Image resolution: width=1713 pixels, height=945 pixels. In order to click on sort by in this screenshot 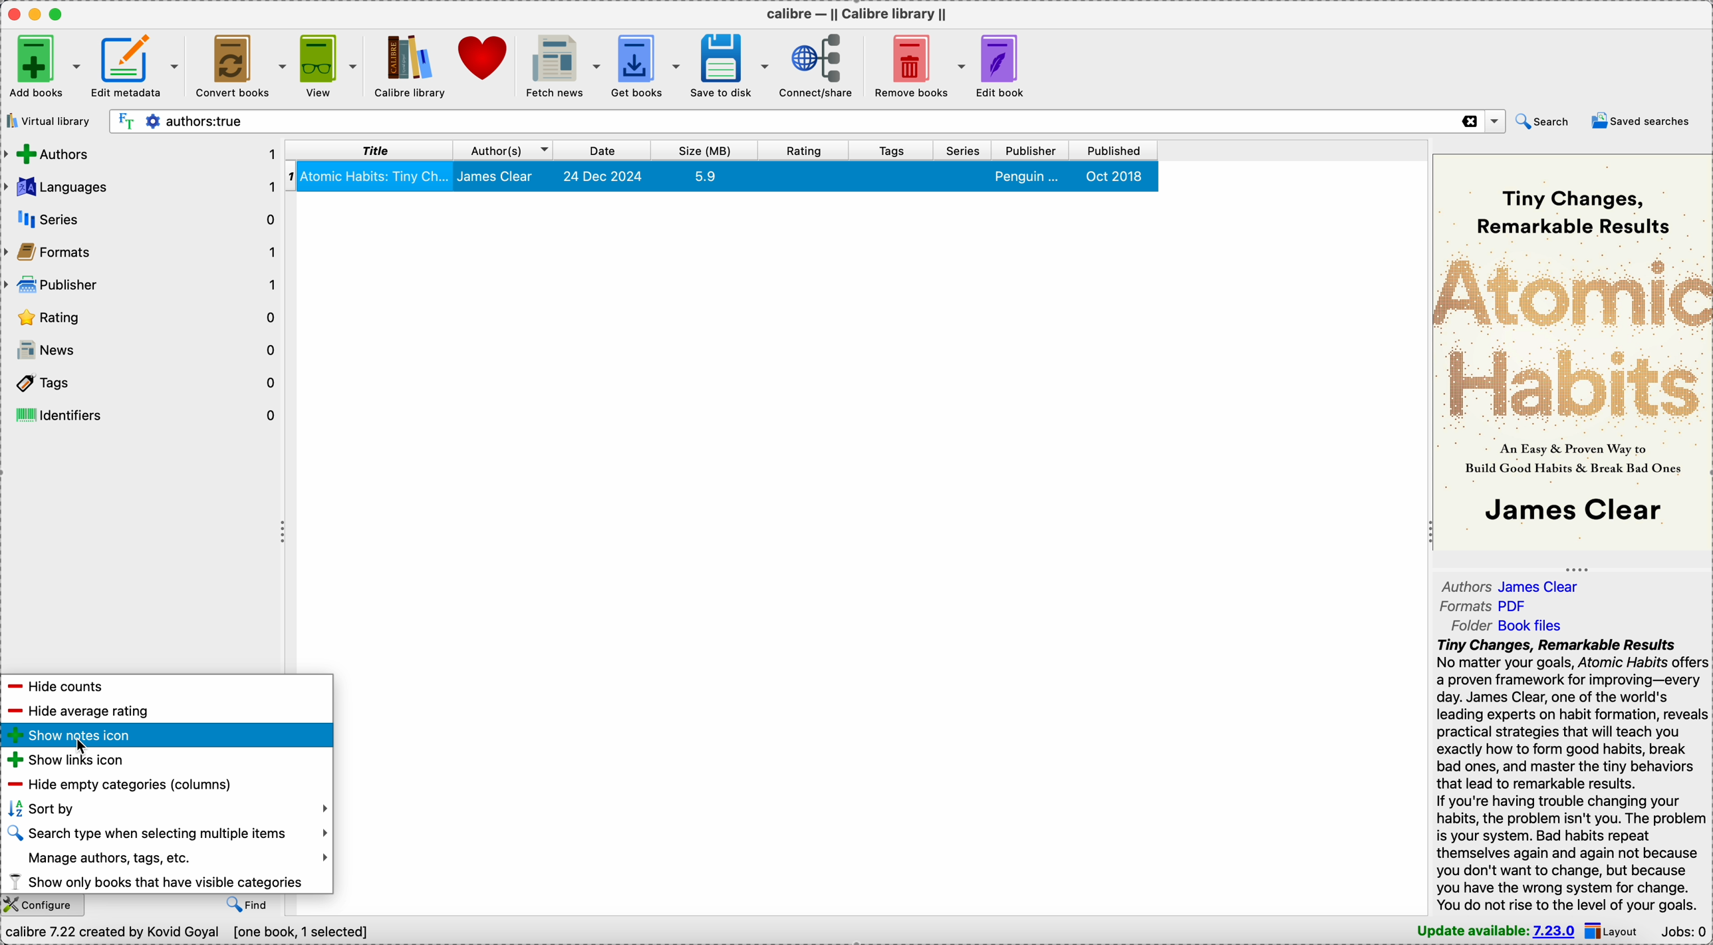, I will do `click(168, 810)`.